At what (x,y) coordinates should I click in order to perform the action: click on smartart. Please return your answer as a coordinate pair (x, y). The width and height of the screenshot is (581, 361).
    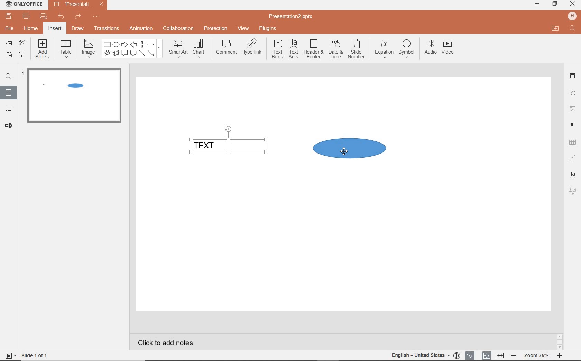
    Looking at the image, I should click on (178, 48).